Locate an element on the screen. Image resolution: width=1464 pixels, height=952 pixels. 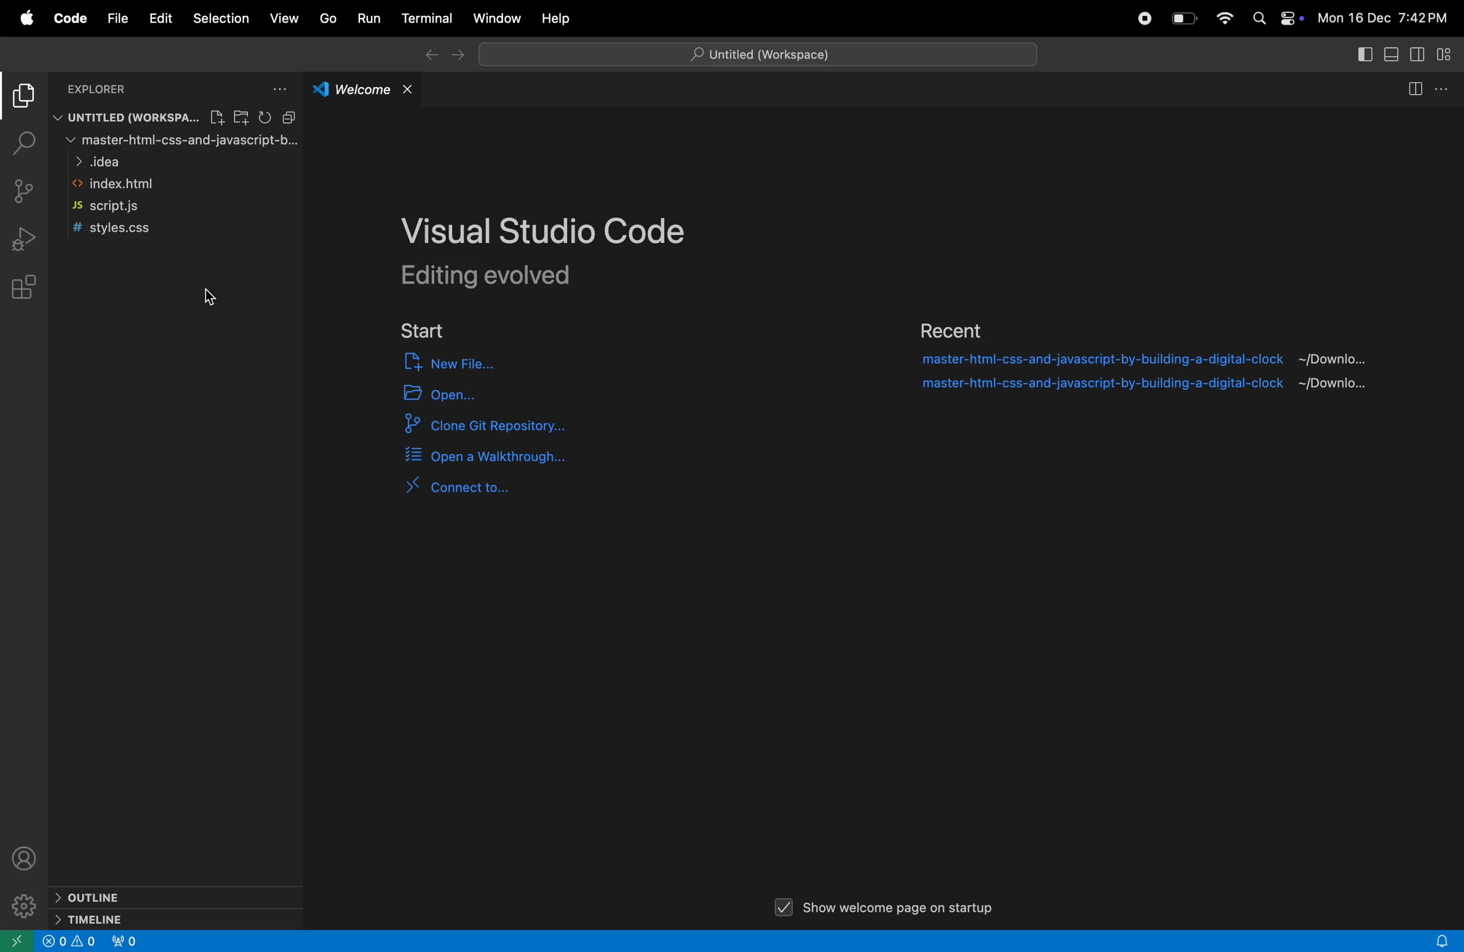
options is located at coordinates (277, 89).